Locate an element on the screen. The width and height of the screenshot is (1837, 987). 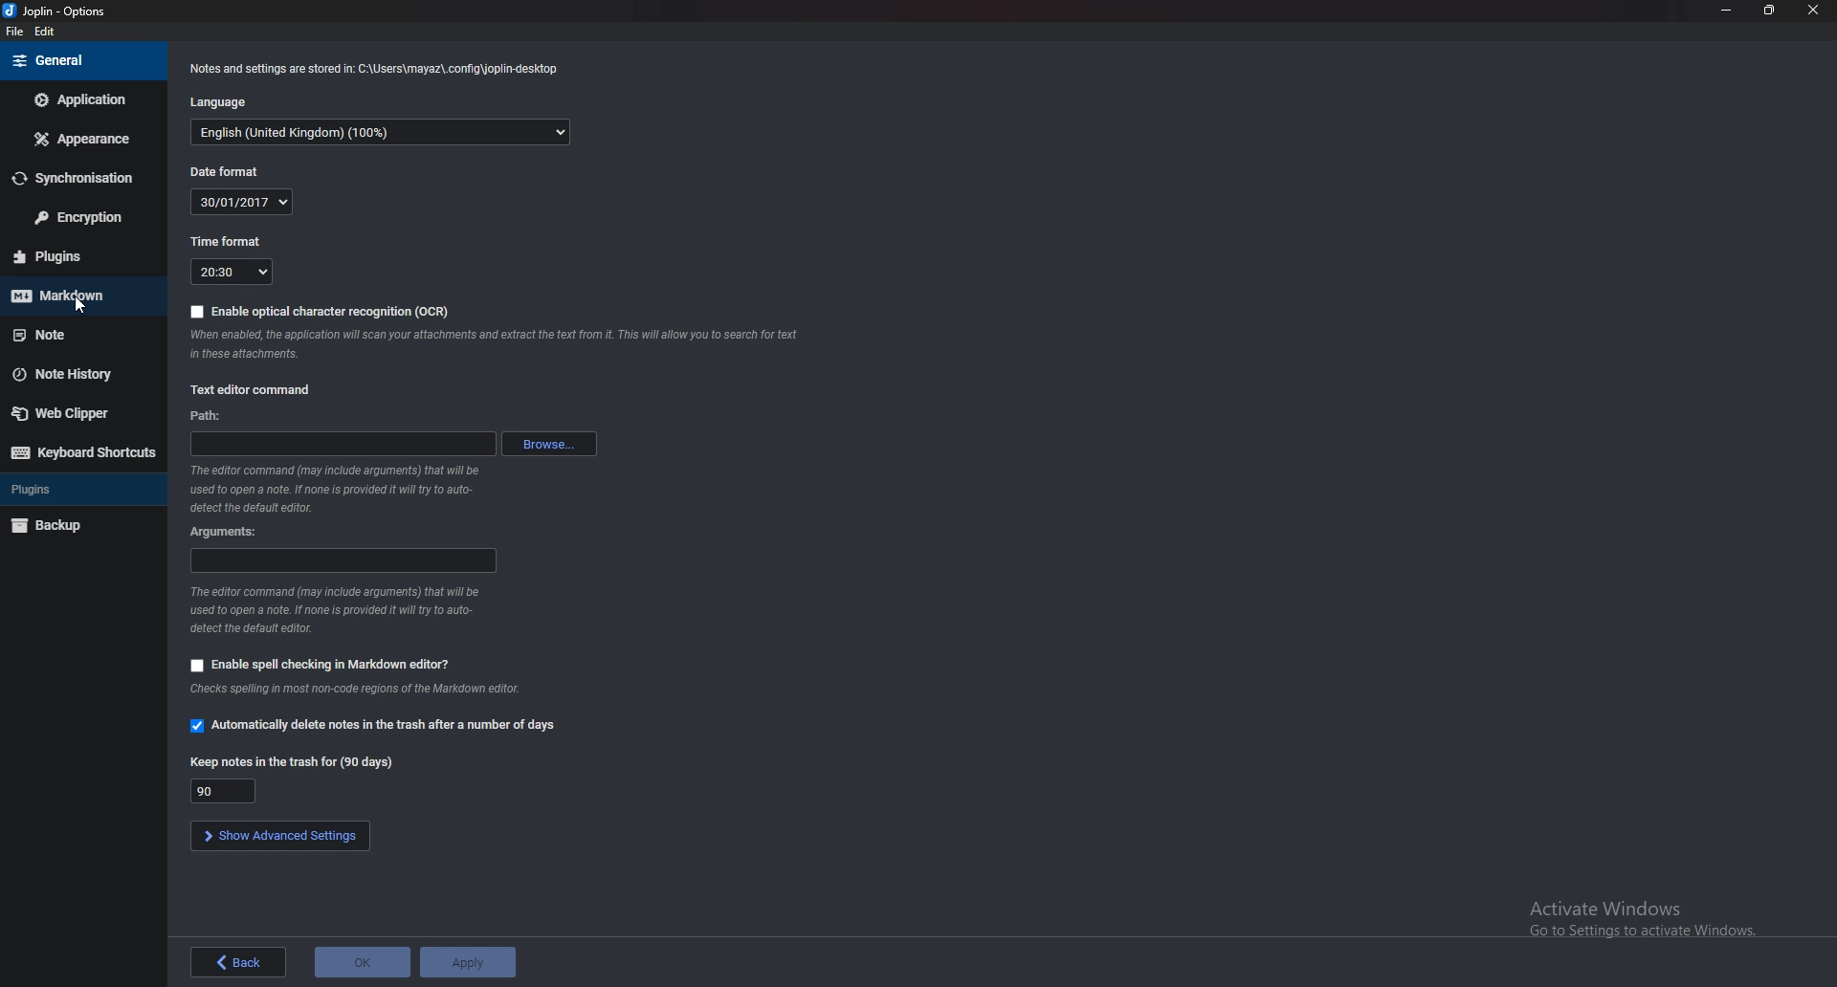
arguments is located at coordinates (338, 560).